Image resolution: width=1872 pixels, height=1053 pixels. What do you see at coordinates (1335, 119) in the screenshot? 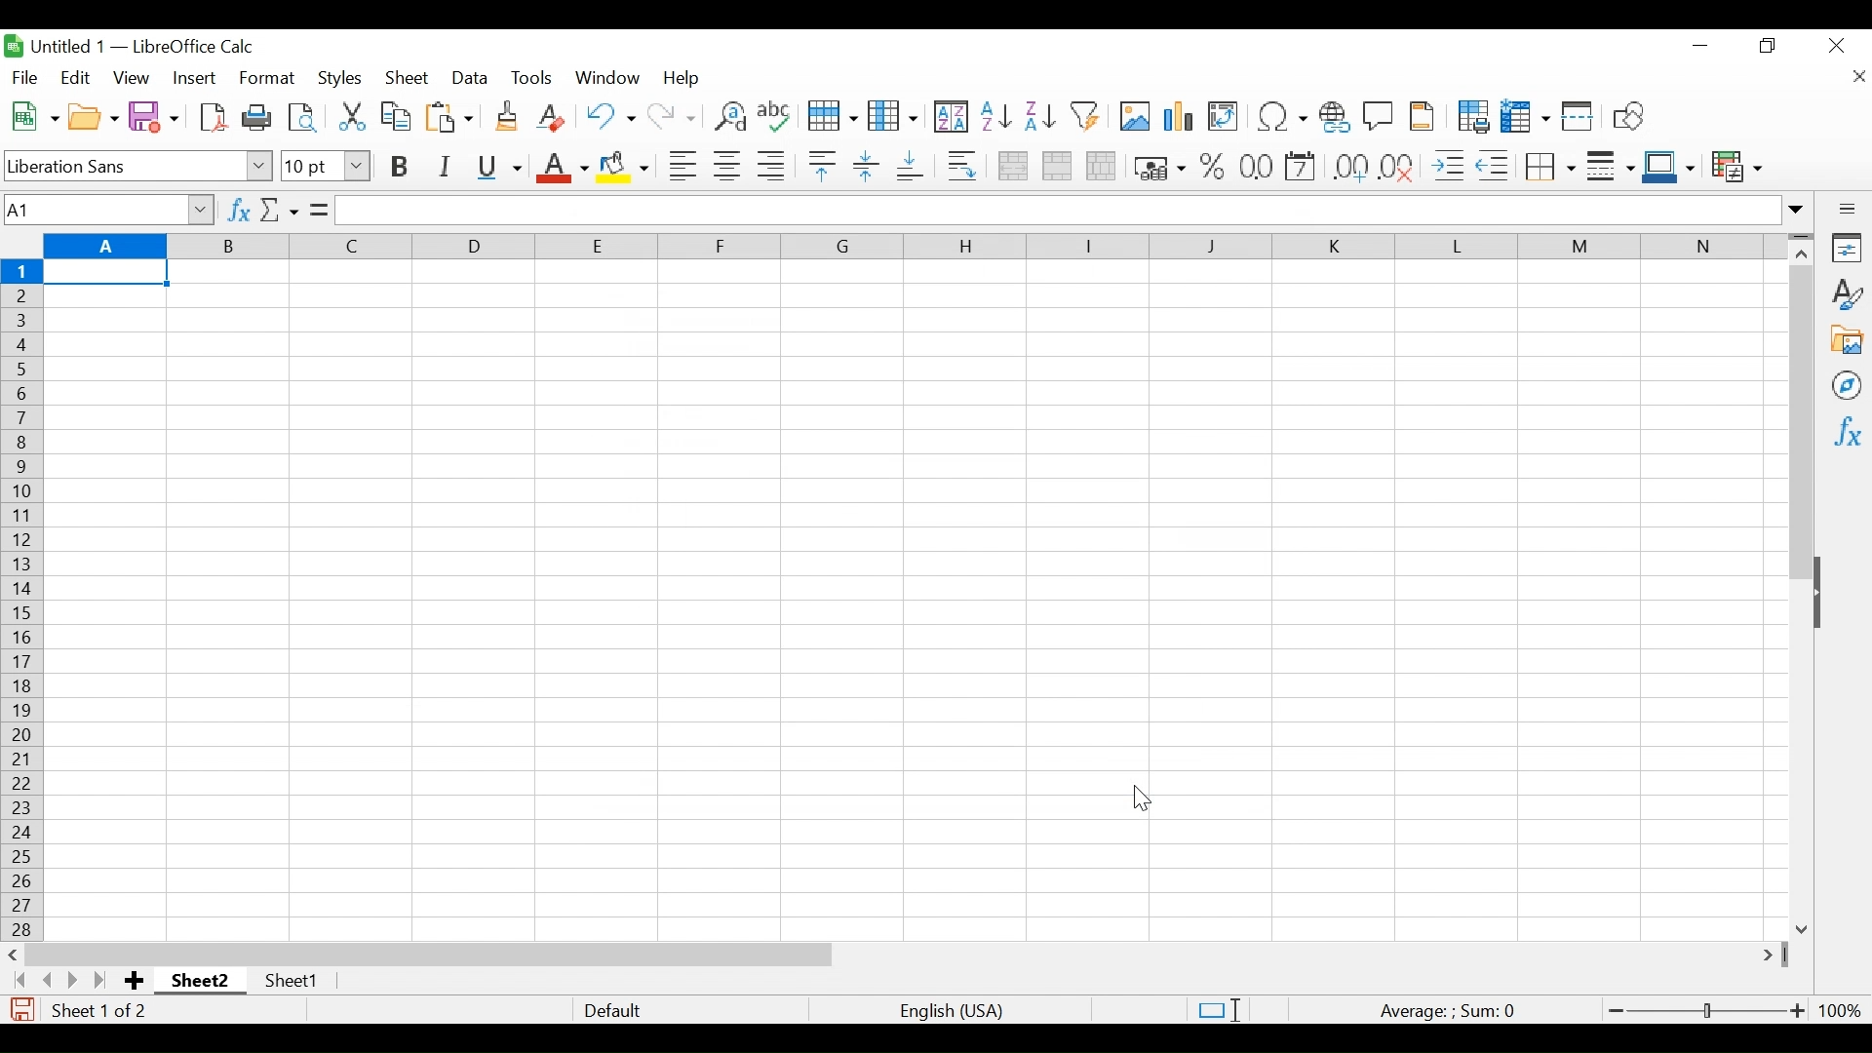
I see `Insert Hyperlink` at bounding box center [1335, 119].